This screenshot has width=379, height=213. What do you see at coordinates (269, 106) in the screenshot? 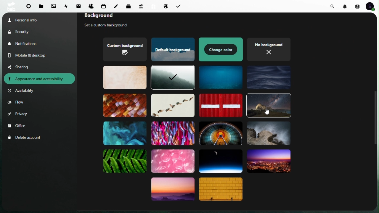
I see `Themes` at bounding box center [269, 106].